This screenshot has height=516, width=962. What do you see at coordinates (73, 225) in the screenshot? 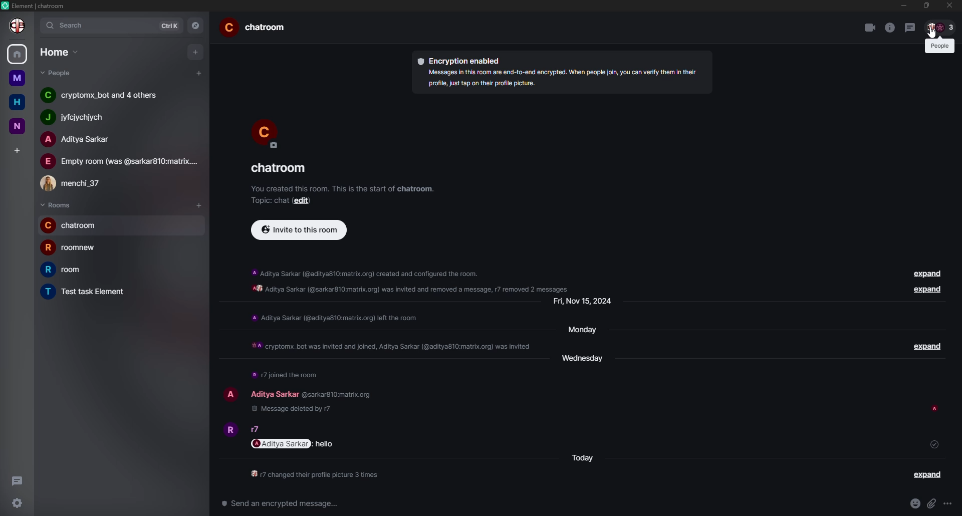
I see `room` at bounding box center [73, 225].